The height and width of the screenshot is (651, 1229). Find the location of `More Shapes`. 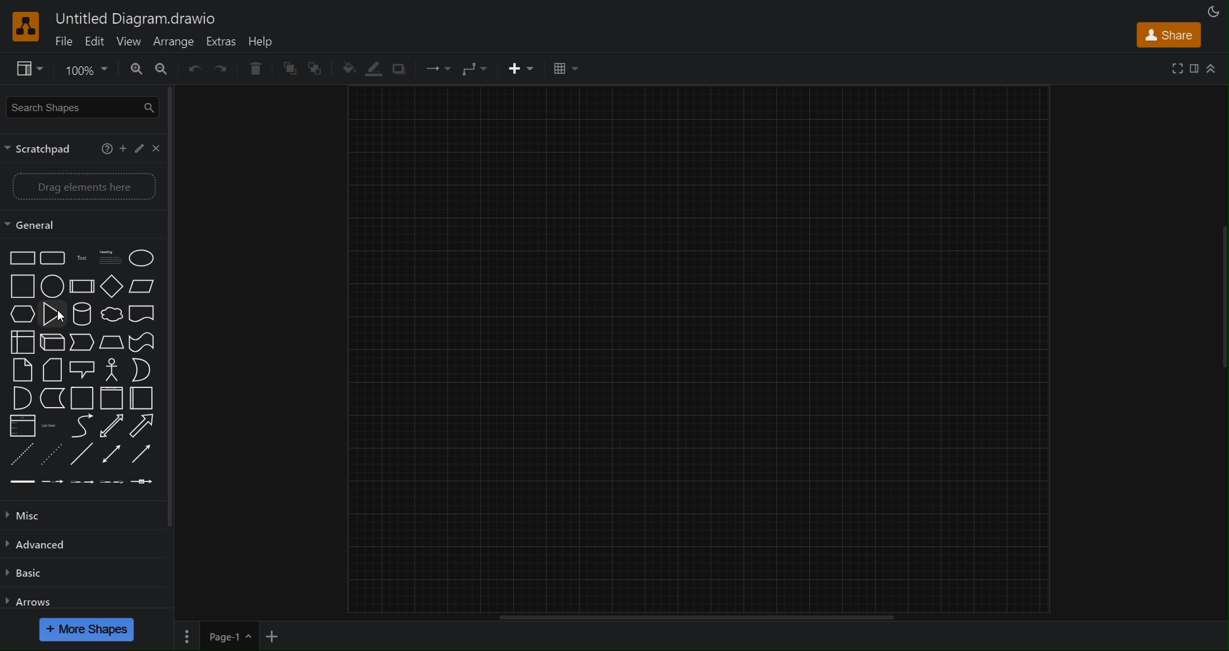

More Shapes is located at coordinates (87, 629).